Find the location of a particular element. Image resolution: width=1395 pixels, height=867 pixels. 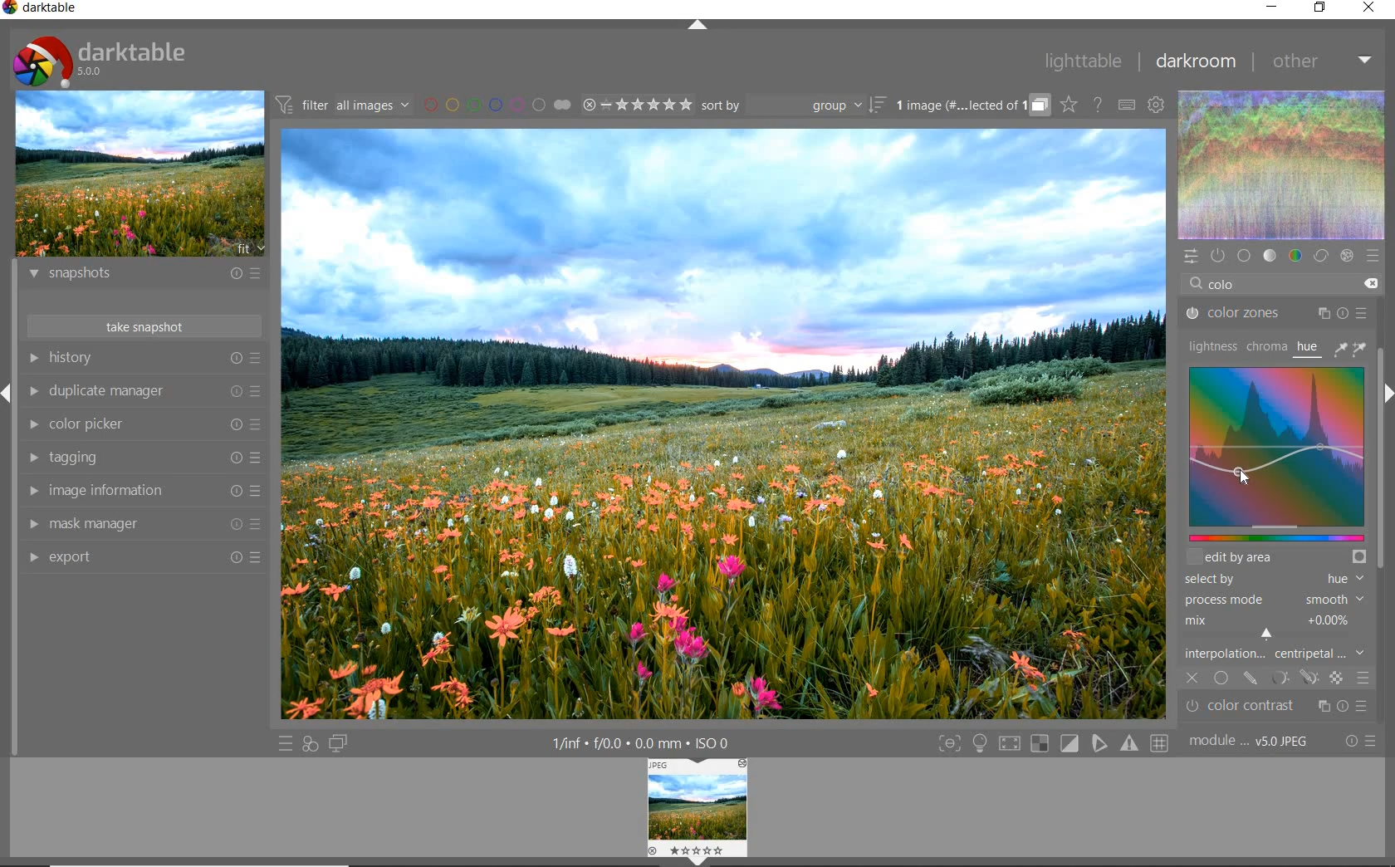

quick access panel is located at coordinates (1192, 257).